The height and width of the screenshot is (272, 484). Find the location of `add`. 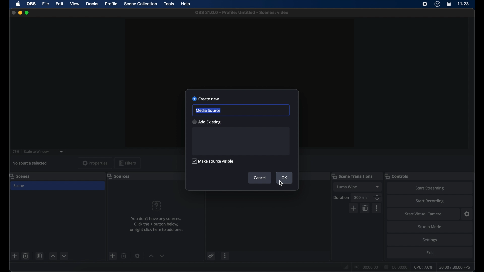

add is located at coordinates (112, 256).